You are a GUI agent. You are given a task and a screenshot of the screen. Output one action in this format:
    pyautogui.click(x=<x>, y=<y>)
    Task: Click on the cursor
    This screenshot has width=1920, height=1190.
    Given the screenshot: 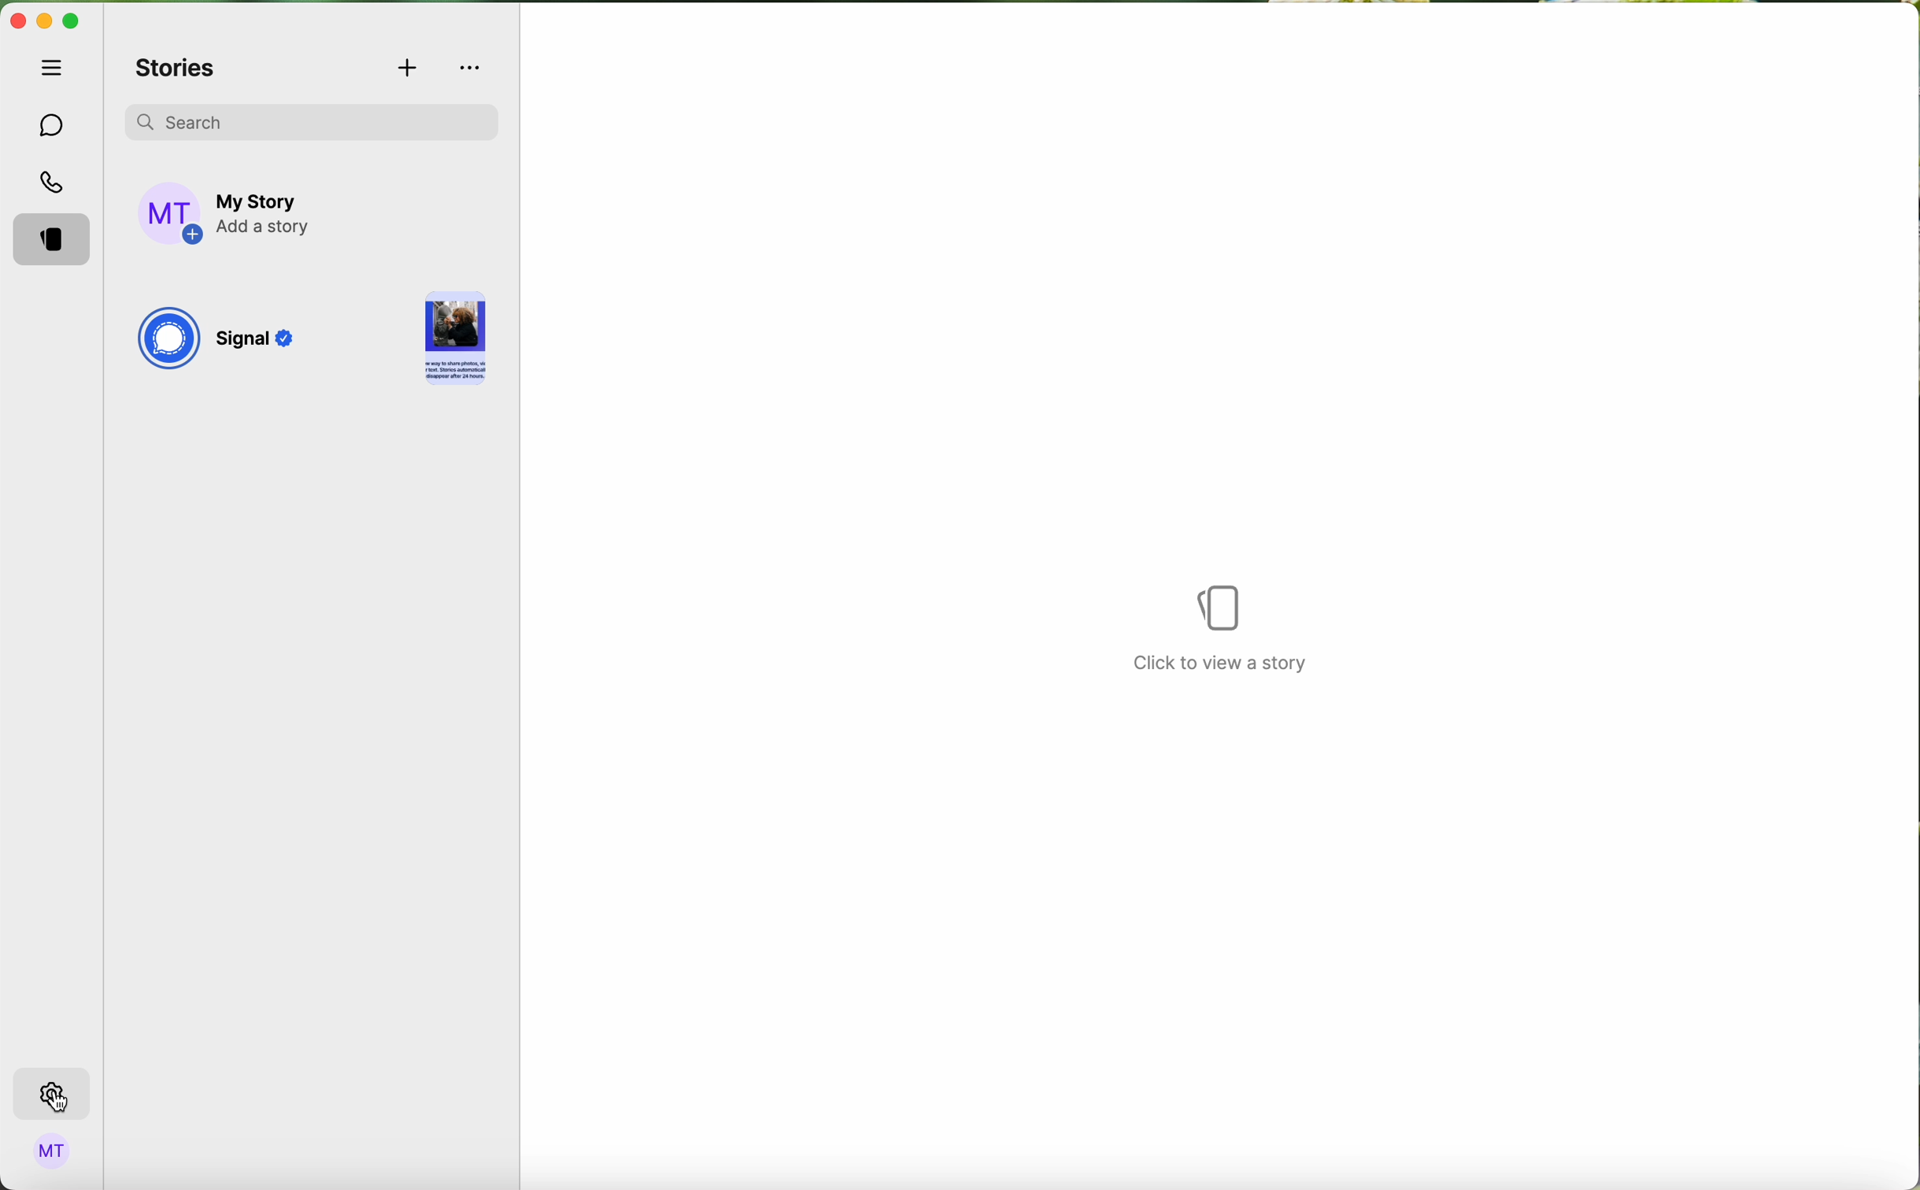 What is the action you would take?
    pyautogui.click(x=62, y=1103)
    